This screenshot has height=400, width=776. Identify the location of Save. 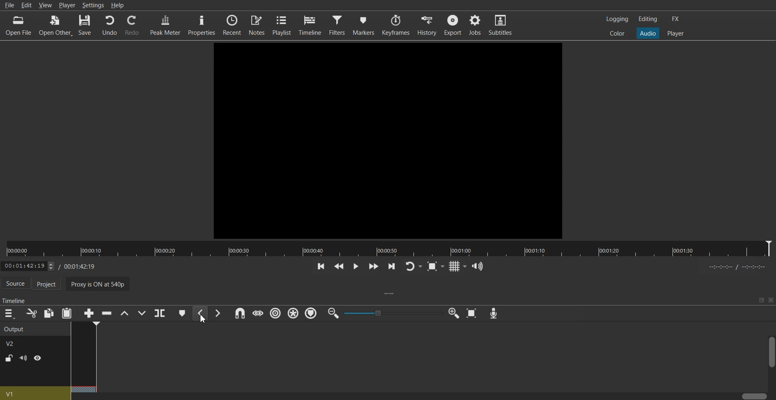
(86, 25).